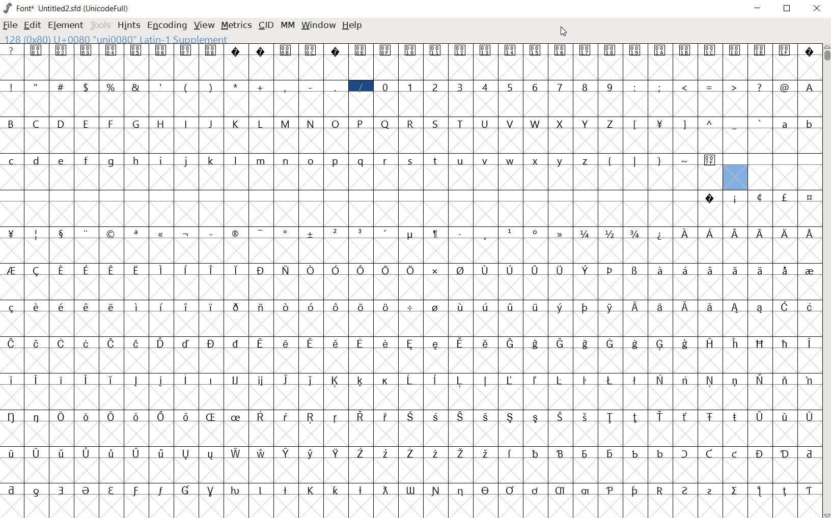 Image resolution: width=831 pixels, height=518 pixels. I want to click on glyph, so click(760, 308).